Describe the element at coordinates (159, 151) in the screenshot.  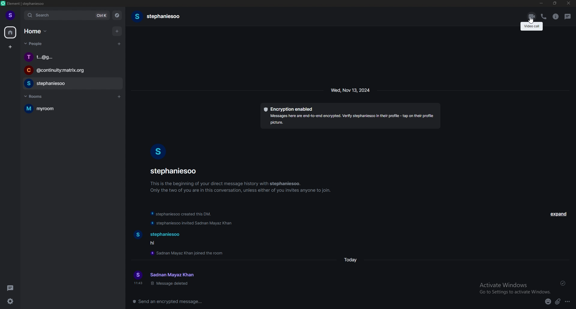
I see `user photo` at that location.